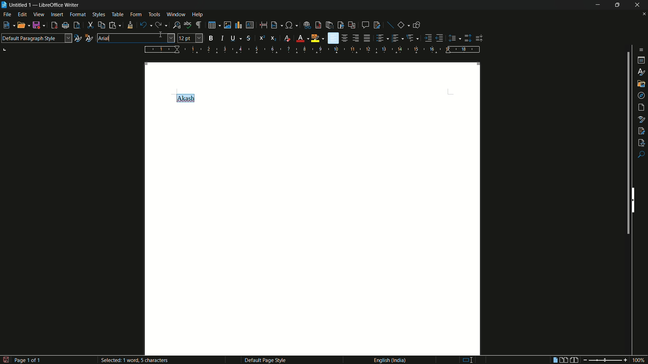  What do you see at coordinates (8, 15) in the screenshot?
I see `file menu` at bounding box center [8, 15].